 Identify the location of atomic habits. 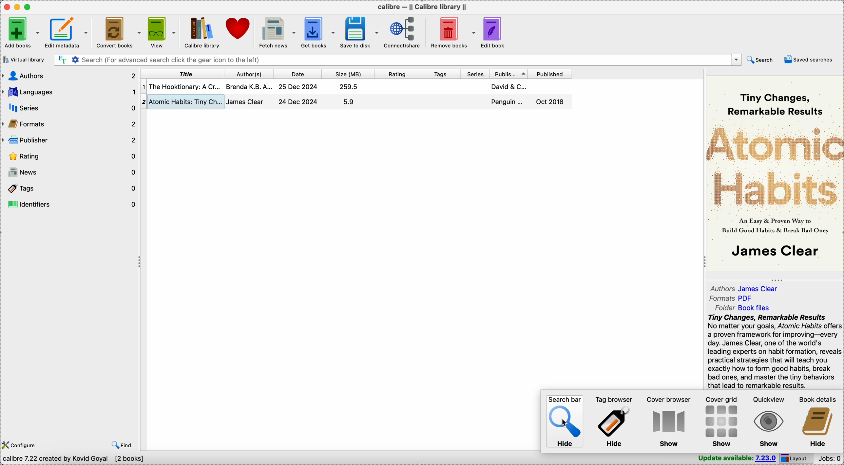
(775, 167).